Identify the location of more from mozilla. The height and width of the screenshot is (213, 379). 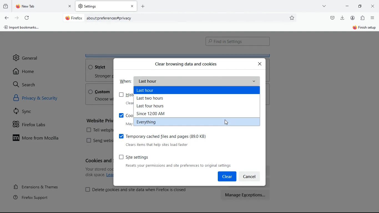
(41, 139).